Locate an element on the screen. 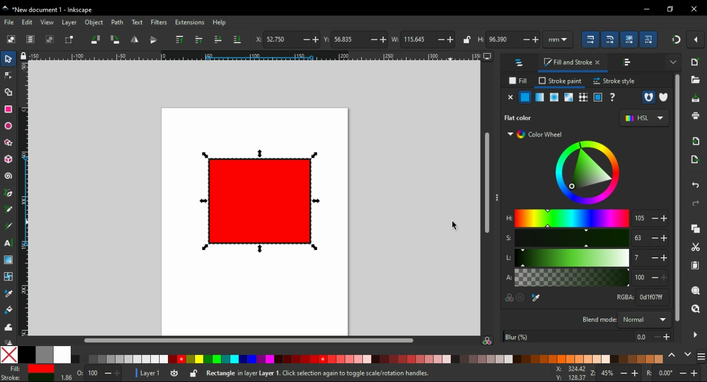 Image resolution: width=707 pixels, height=382 pixels. lower is located at coordinates (218, 40).